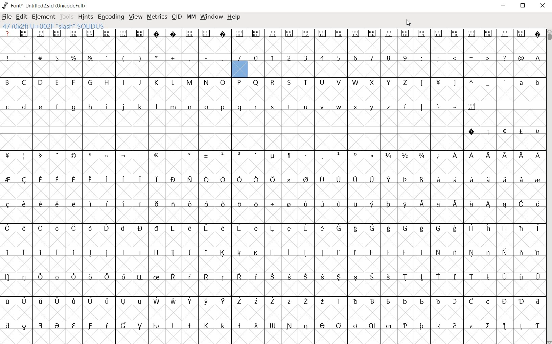  I want to click on 47(0*2f)U+002F "SLASH" SOLIDUS, so click(239, 69).